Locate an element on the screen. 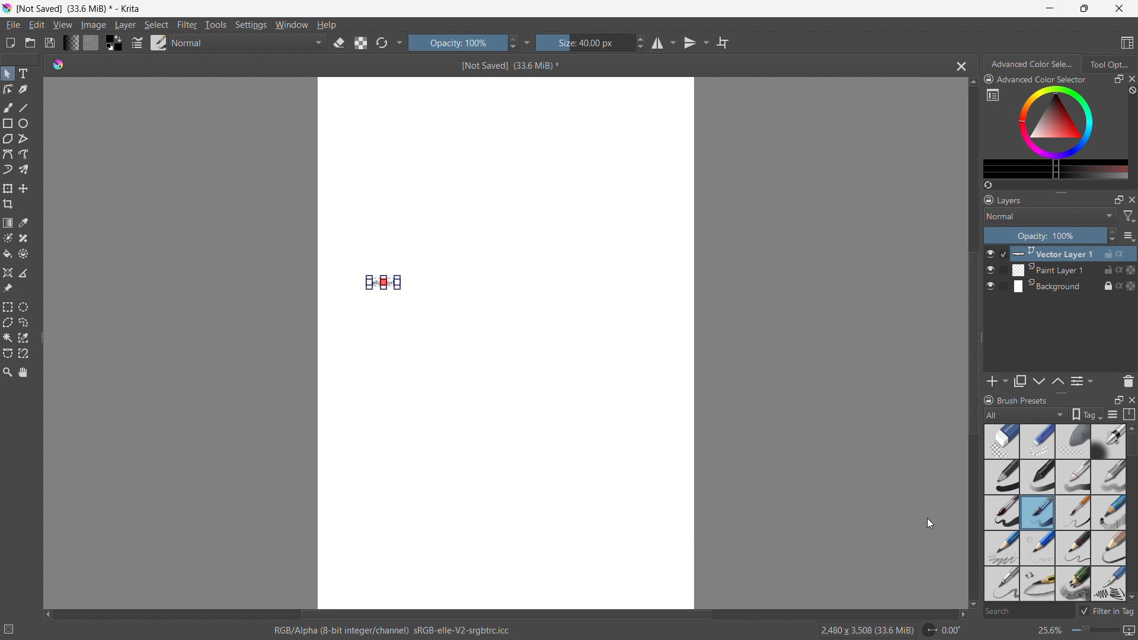  maximize is located at coordinates (1082, 8).